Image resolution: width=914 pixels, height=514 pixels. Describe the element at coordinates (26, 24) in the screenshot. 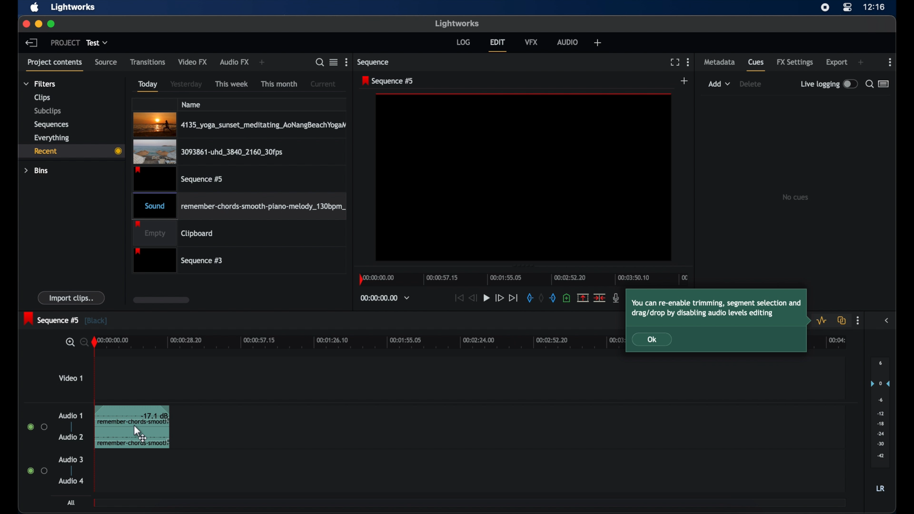

I see `close` at that location.